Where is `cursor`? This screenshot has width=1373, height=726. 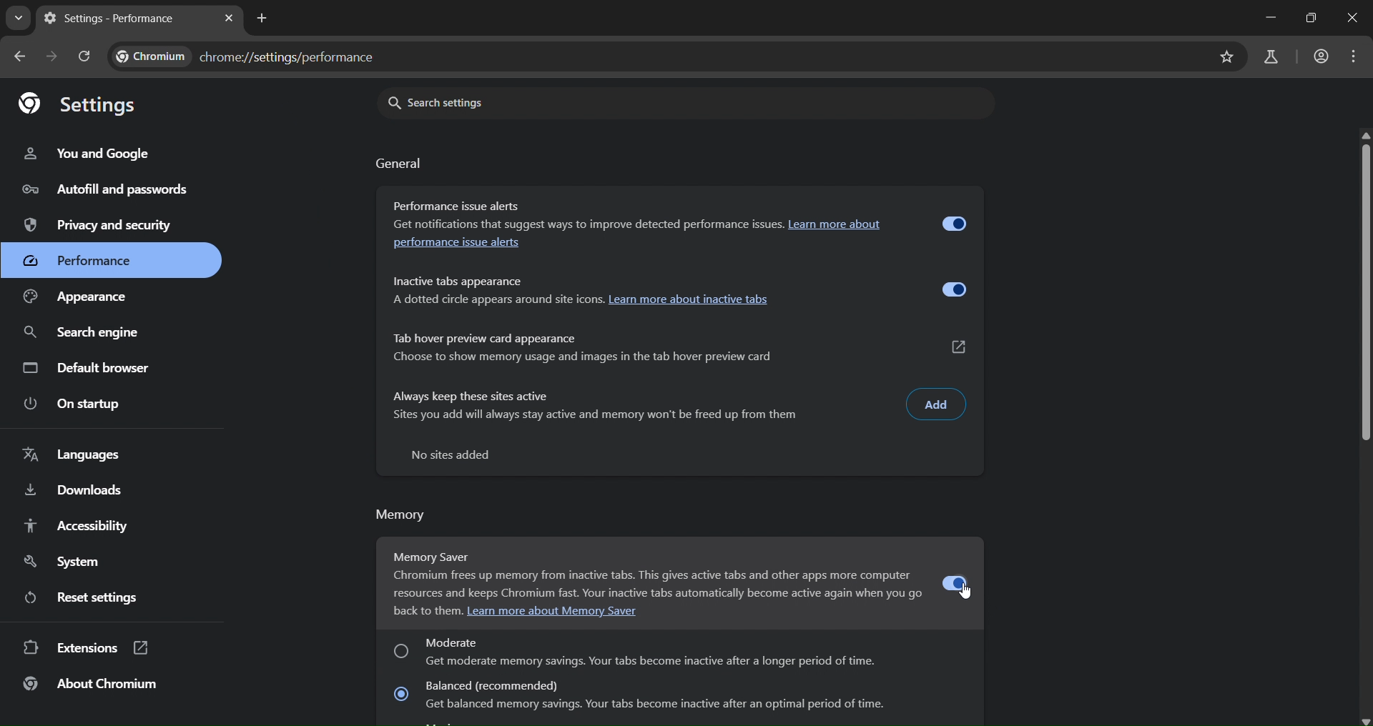
cursor is located at coordinates (968, 590).